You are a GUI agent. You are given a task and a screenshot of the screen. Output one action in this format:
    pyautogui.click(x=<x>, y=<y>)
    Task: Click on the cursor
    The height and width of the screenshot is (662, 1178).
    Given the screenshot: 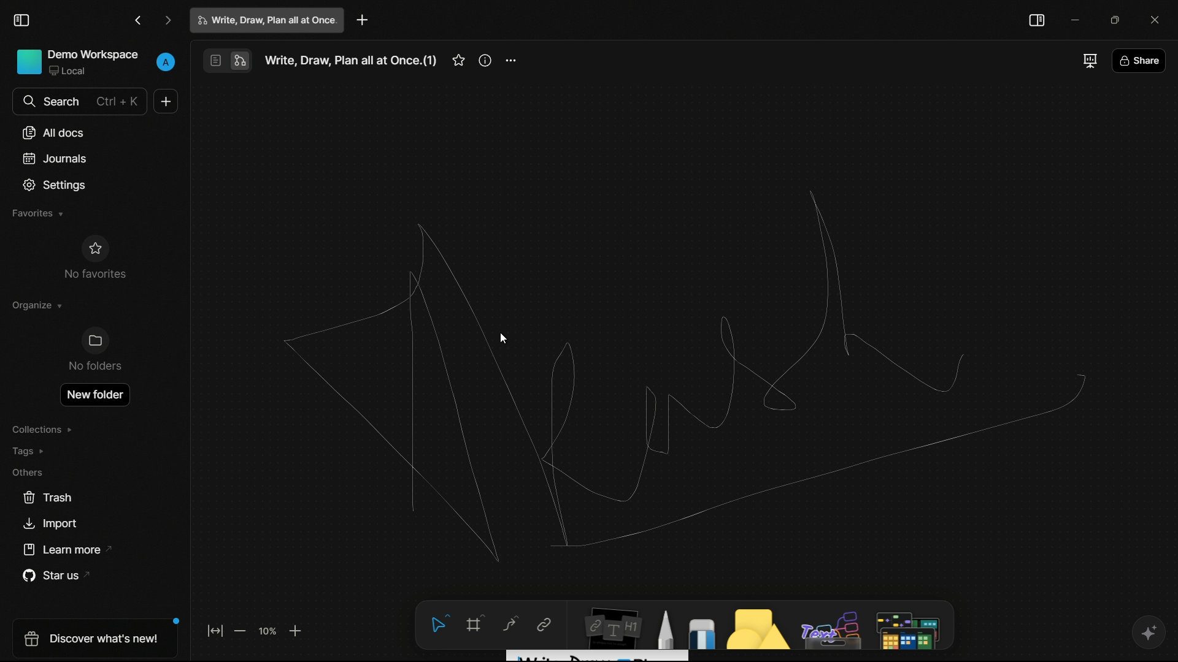 What is the action you would take?
    pyautogui.click(x=502, y=338)
    